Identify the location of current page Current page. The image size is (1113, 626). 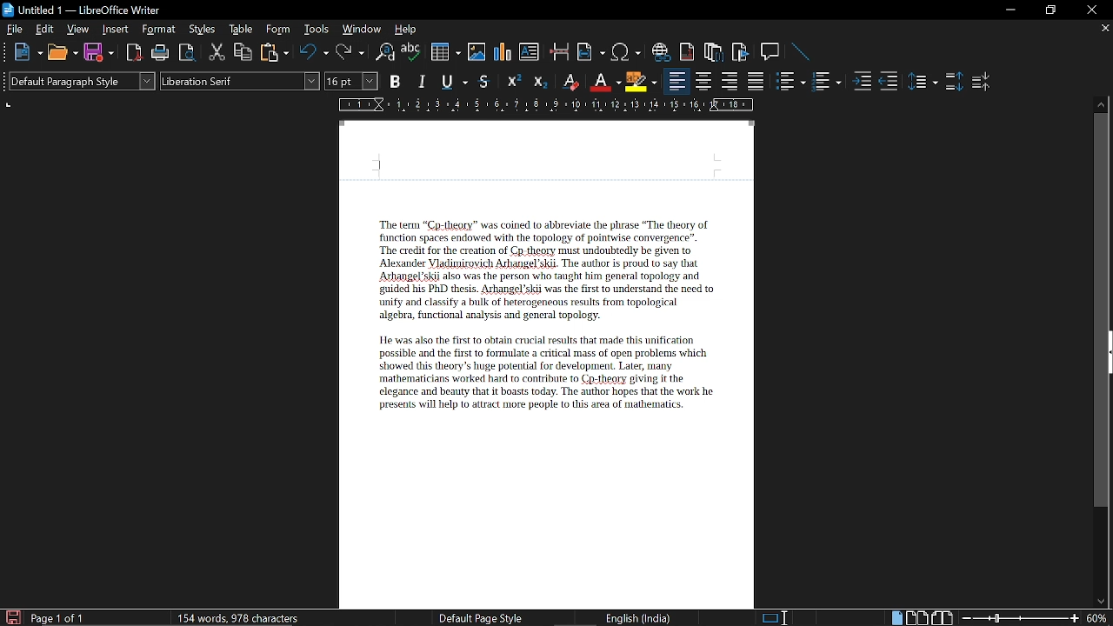
(57, 618).